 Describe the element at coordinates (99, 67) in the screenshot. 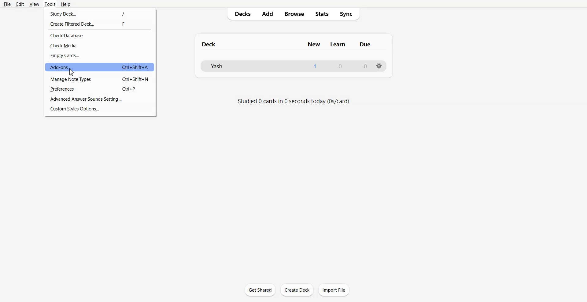

I see `Add-ons` at that location.